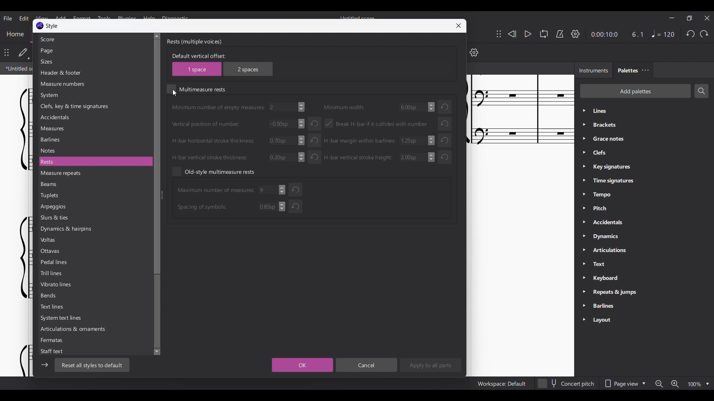 This screenshot has width=714, height=401. Describe the element at coordinates (40, 26) in the screenshot. I see `Software logo` at that location.